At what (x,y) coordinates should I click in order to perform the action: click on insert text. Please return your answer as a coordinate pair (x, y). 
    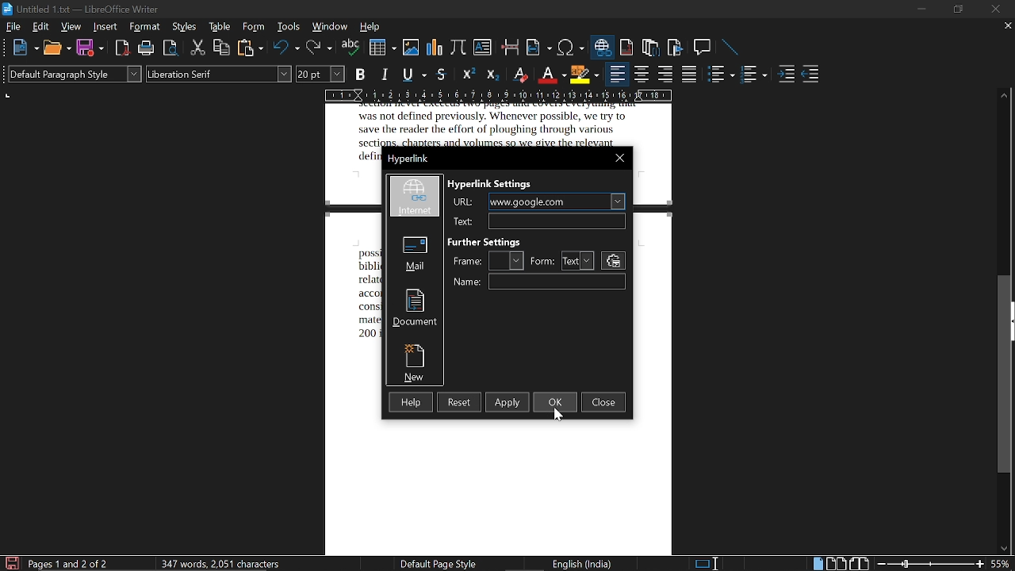
    Looking at the image, I should click on (482, 49).